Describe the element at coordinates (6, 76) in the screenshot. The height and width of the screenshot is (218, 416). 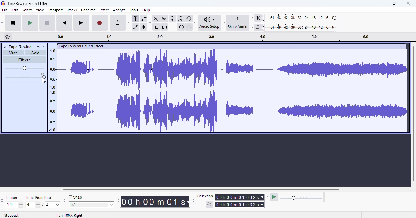
I see `pan left` at that location.